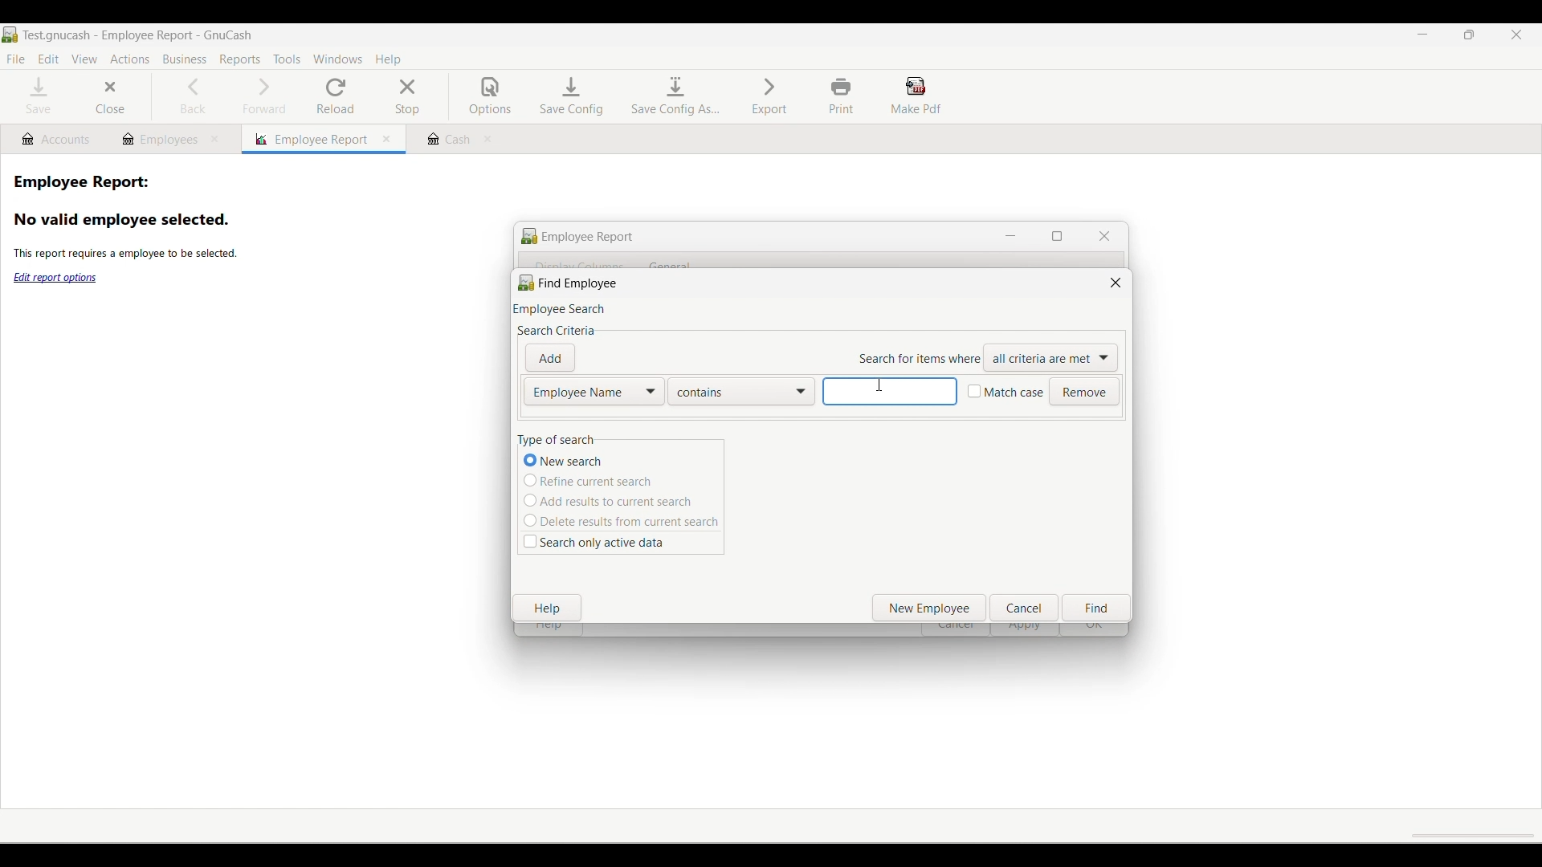 The height and width of the screenshot is (867, 1542). I want to click on Match case, so click(1006, 392).